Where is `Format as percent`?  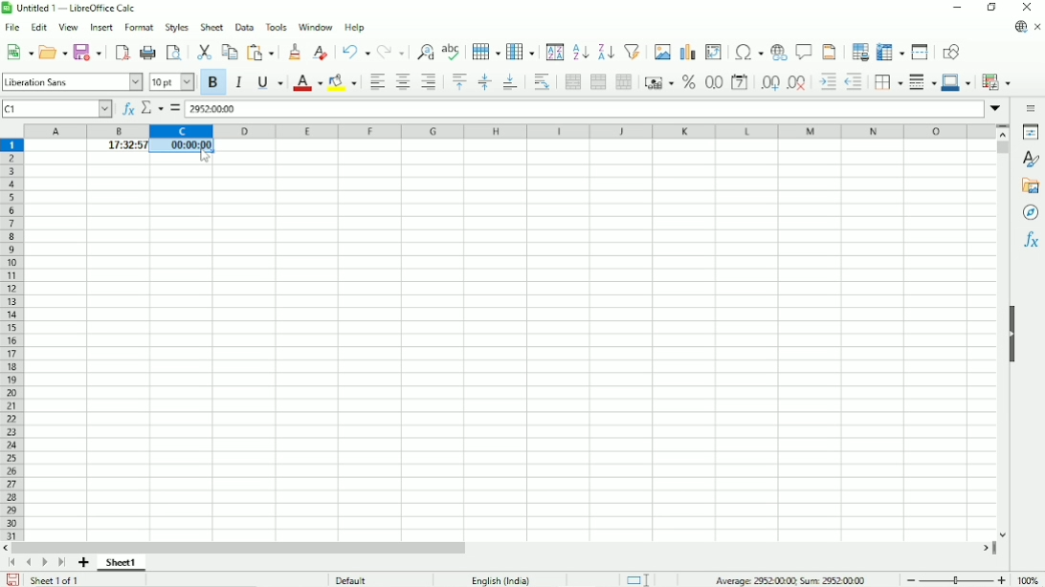
Format as percent is located at coordinates (688, 83).